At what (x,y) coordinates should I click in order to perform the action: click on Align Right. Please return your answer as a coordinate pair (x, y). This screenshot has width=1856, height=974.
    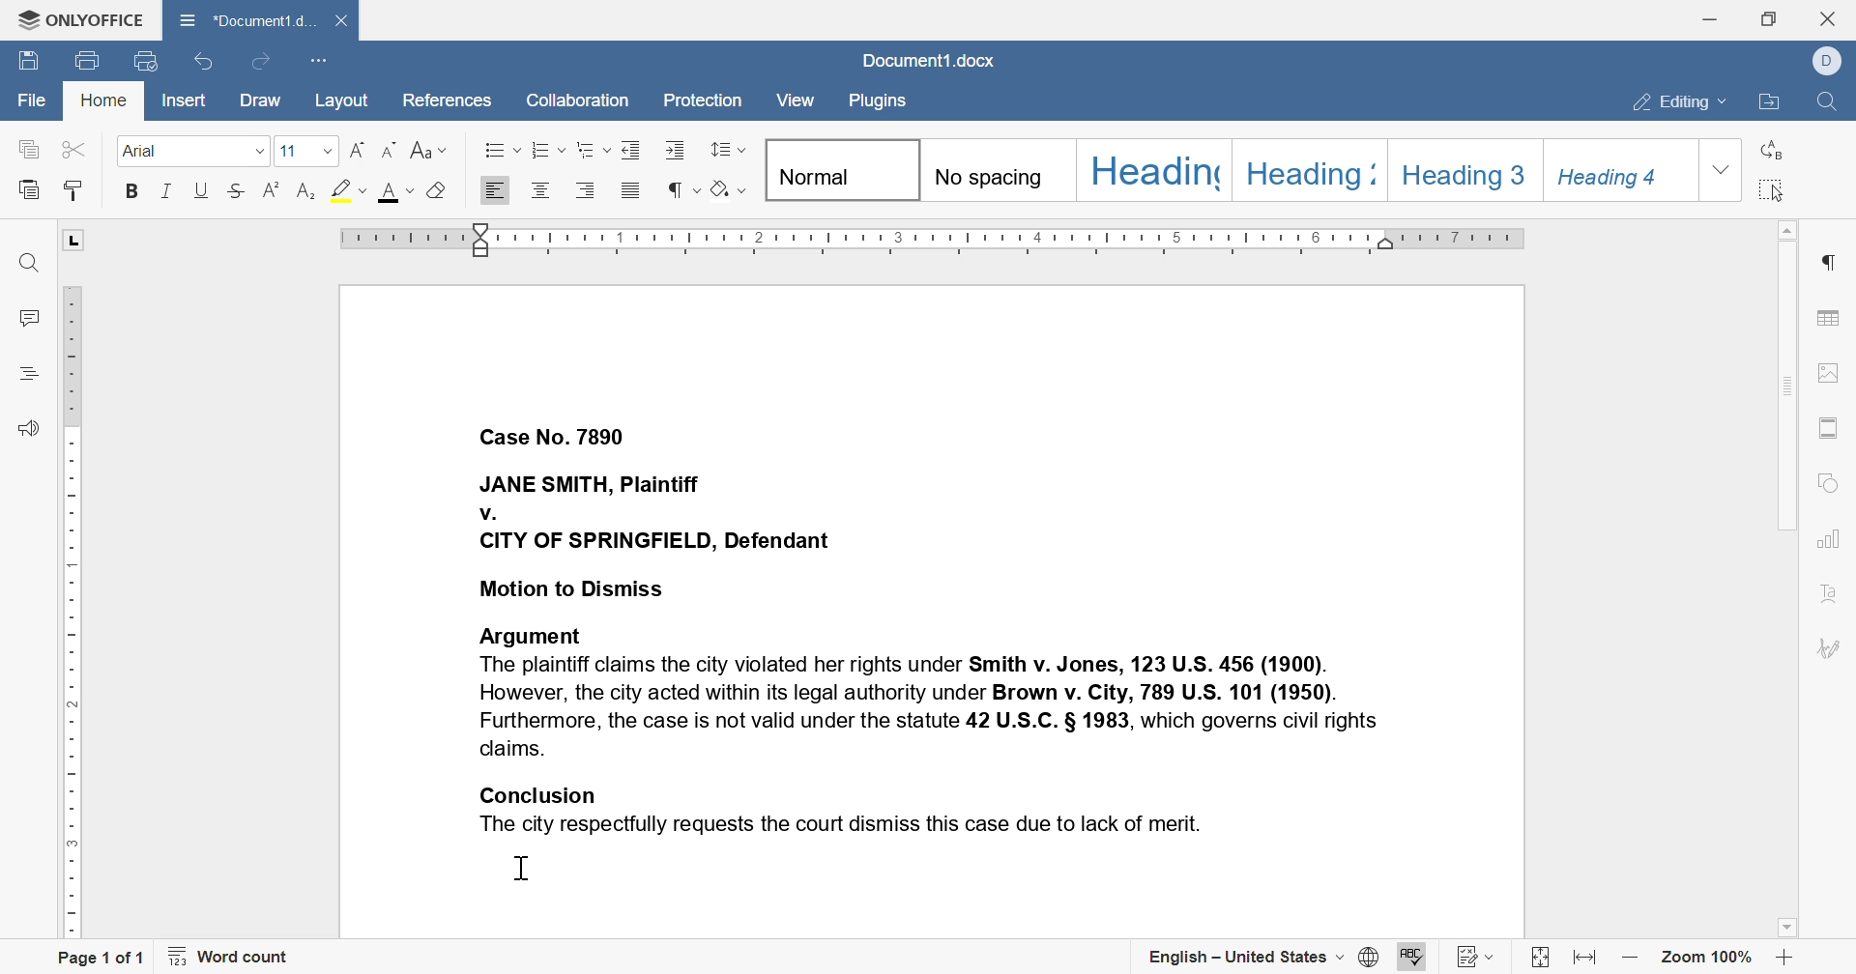
    Looking at the image, I should click on (496, 190).